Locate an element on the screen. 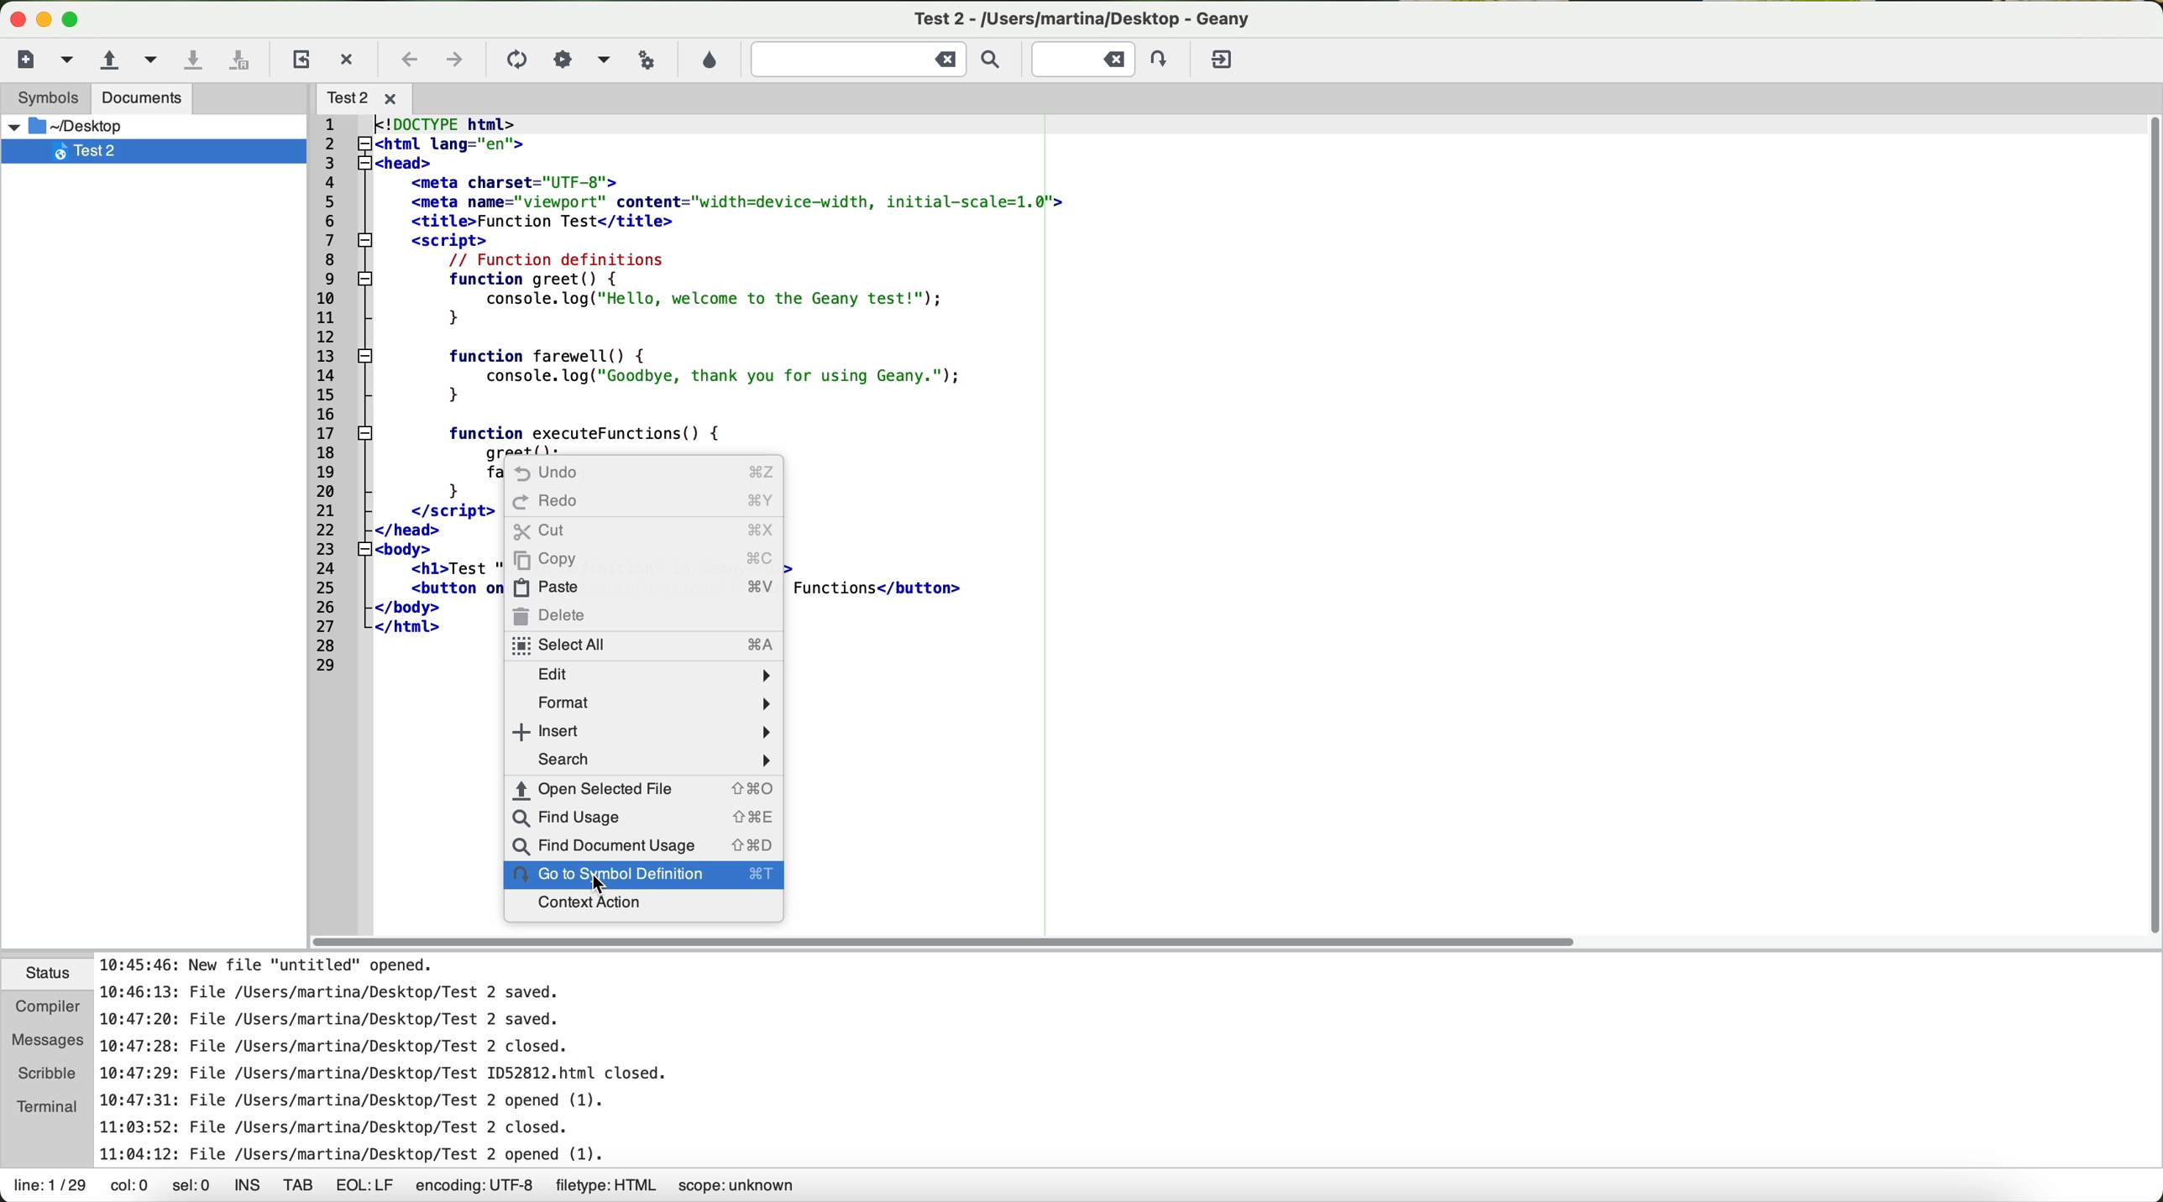 This screenshot has height=1202, width=2163. compiler is located at coordinates (45, 1010).